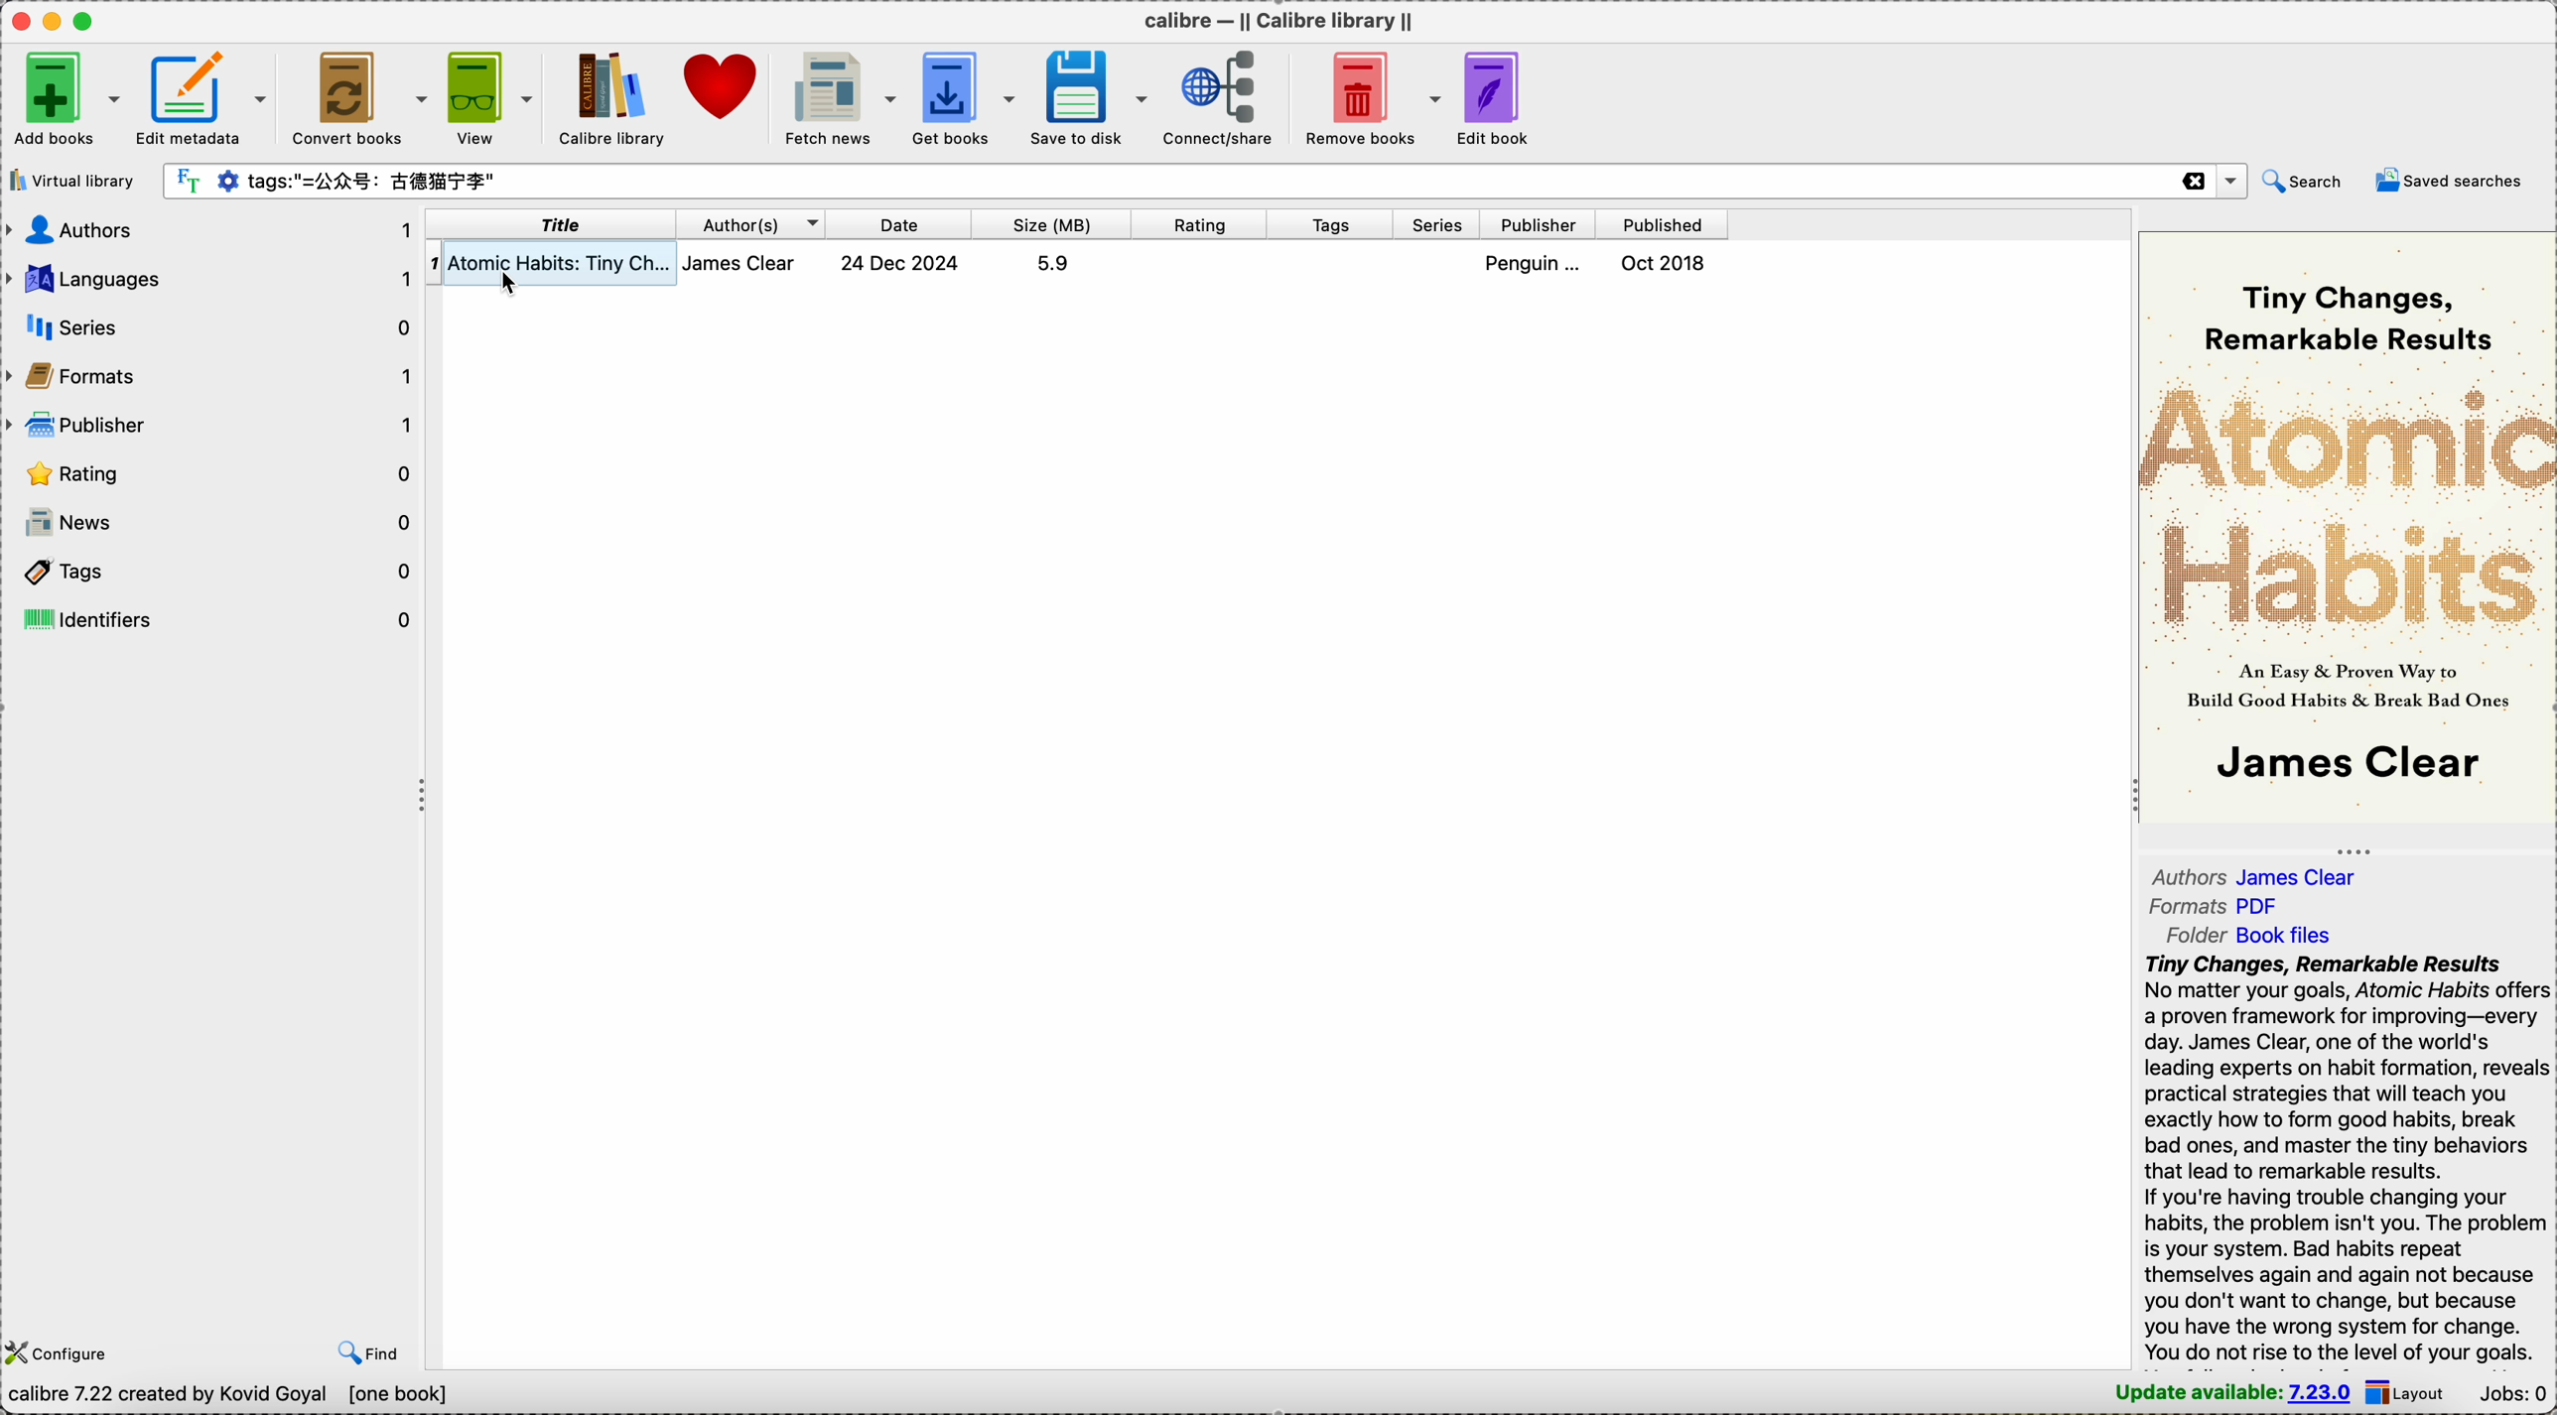 The width and height of the screenshot is (2557, 1415). Describe the element at coordinates (723, 87) in the screenshot. I see `donate` at that location.